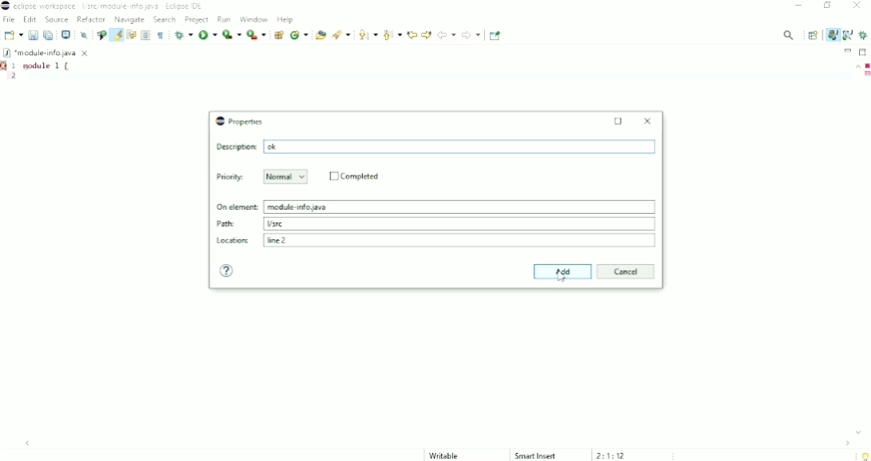 The height and width of the screenshot is (461, 871). Describe the element at coordinates (800, 6) in the screenshot. I see `Minimize` at that location.